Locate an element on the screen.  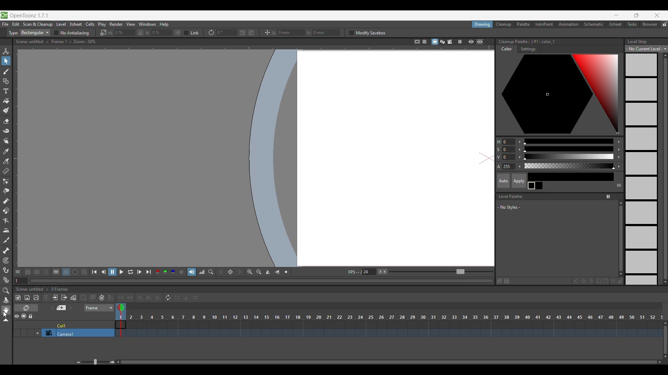
Save palette as is located at coordinates (498, 282).